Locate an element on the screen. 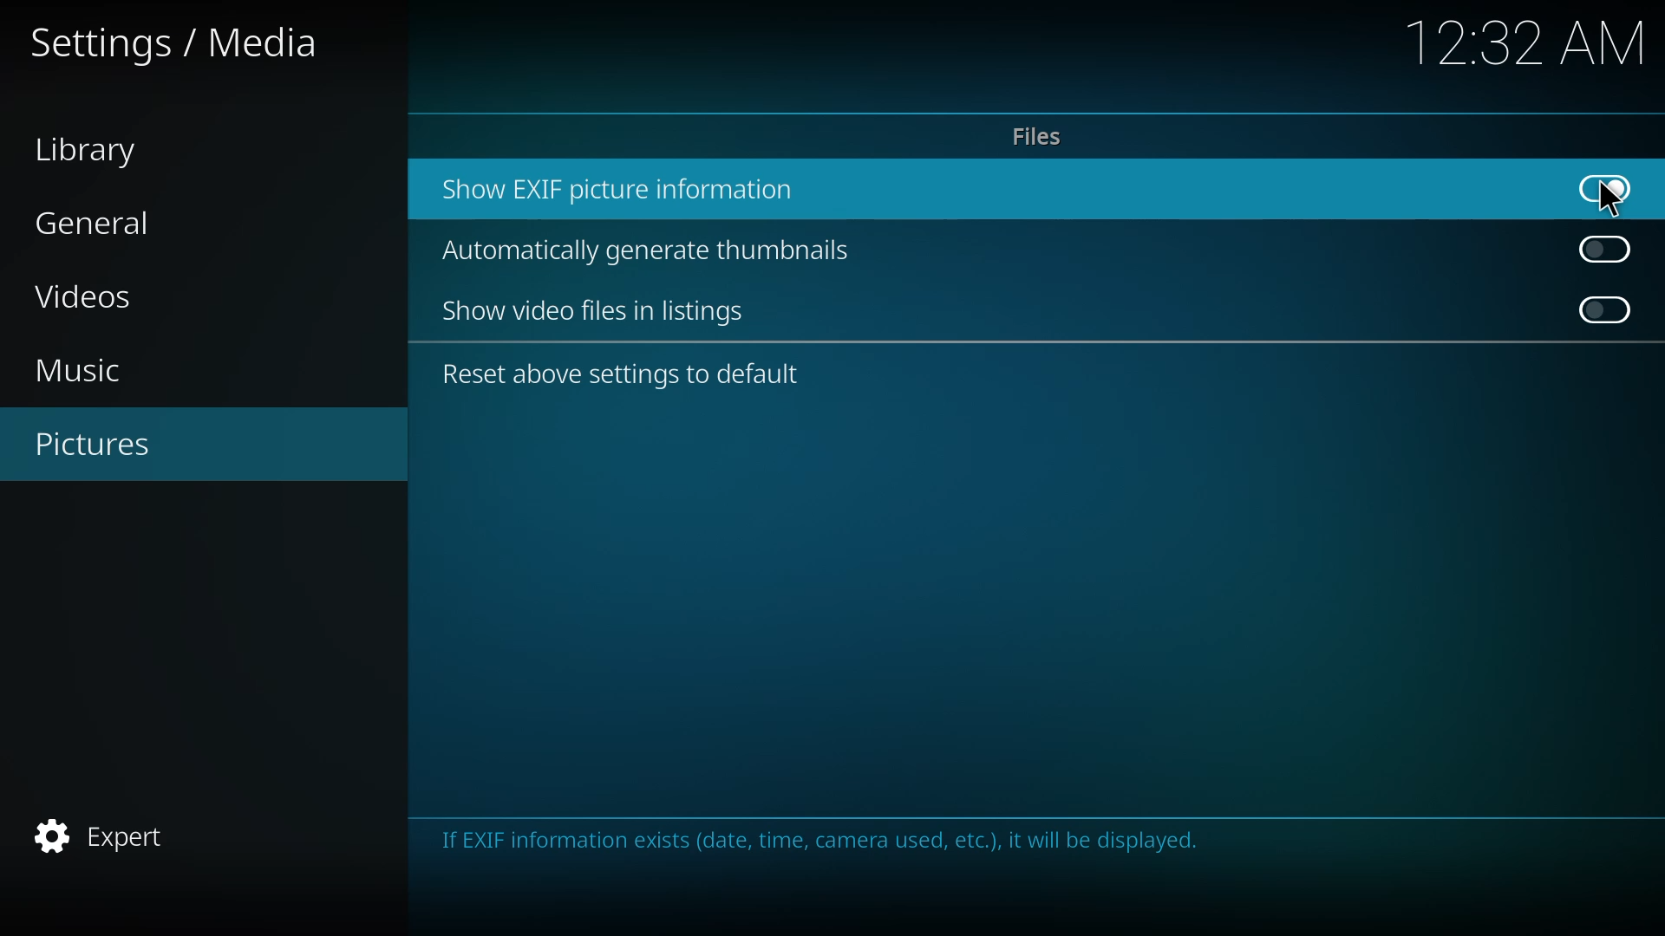 The height and width of the screenshot is (936, 1665). reset above settings to default is located at coordinates (620, 377).